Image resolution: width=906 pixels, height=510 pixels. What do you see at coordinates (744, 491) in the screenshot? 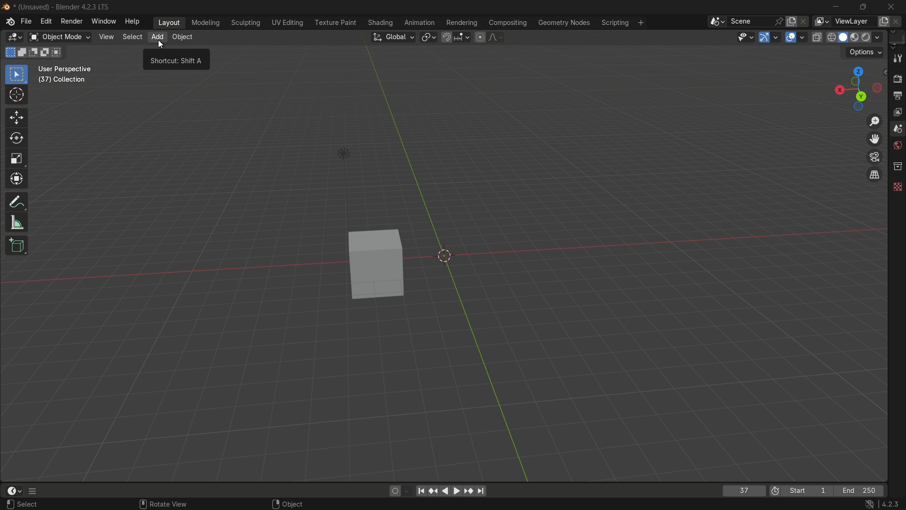
I see `current frame` at bounding box center [744, 491].